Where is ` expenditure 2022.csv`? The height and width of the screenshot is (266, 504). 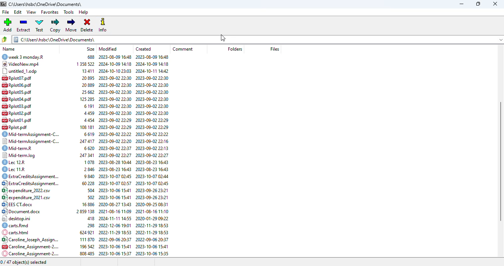
 expenditure 2022.csv is located at coordinates (30, 191).